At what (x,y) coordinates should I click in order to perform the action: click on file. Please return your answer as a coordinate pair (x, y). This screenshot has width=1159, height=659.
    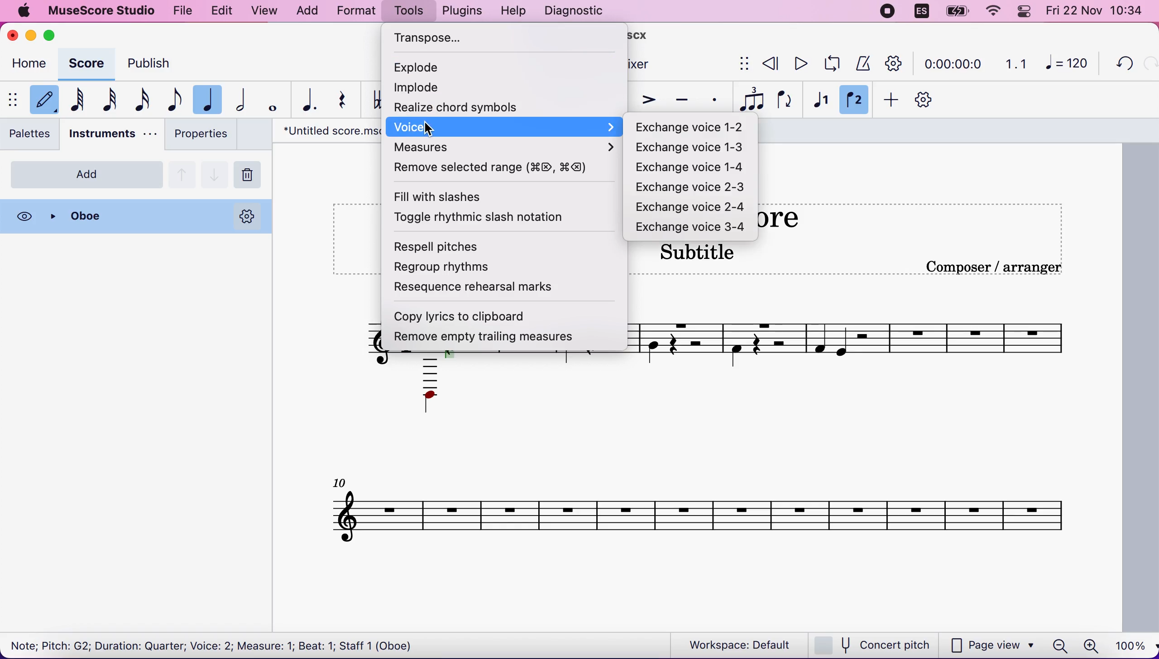
    Looking at the image, I should click on (184, 12).